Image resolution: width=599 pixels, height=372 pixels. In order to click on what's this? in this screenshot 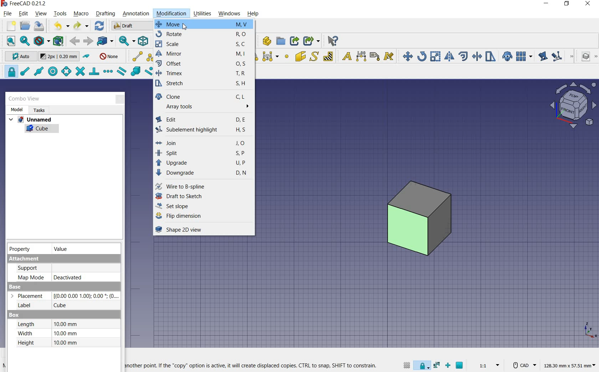, I will do `click(332, 41)`.